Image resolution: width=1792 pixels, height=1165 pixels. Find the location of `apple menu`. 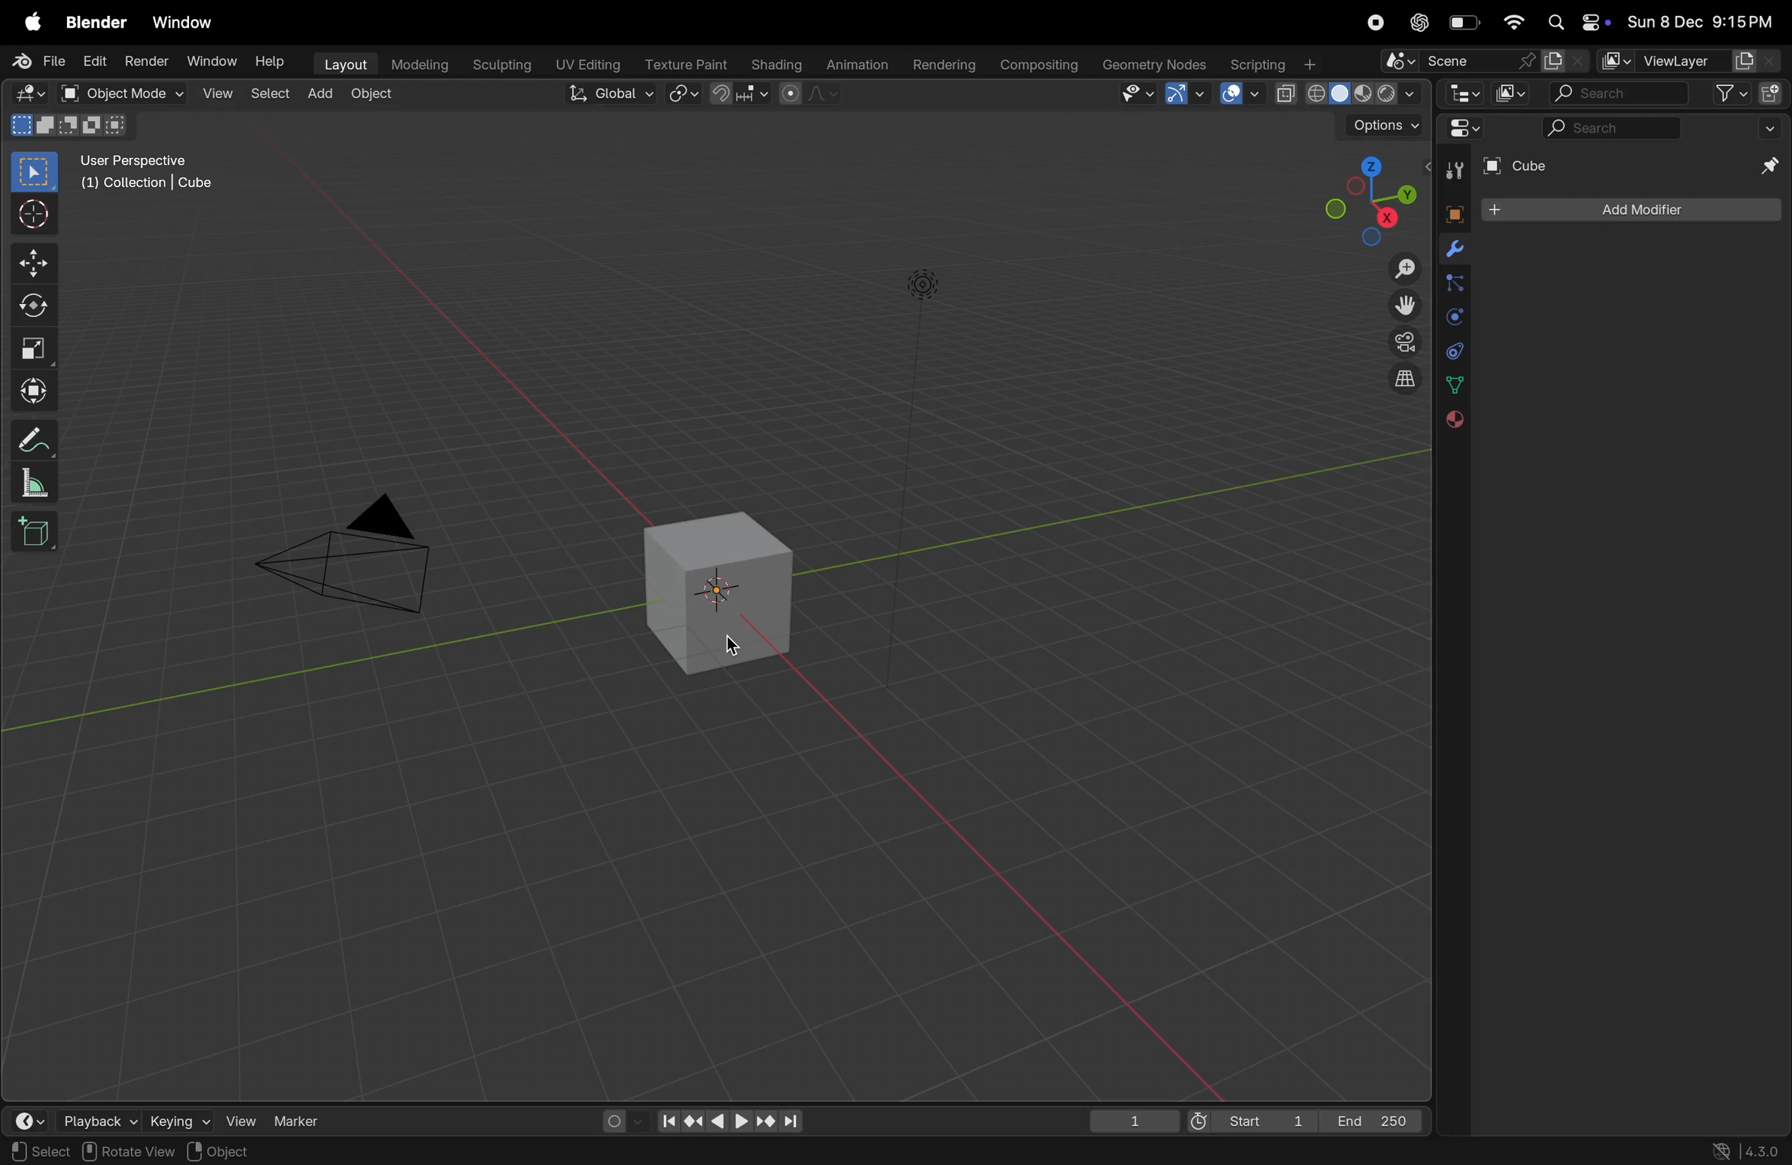

apple menu is located at coordinates (34, 23).